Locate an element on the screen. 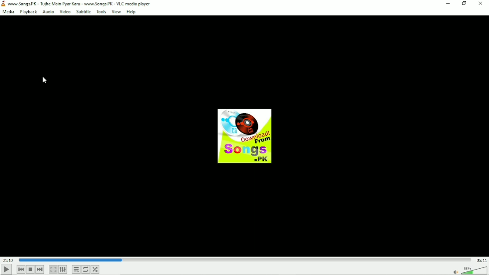 The height and width of the screenshot is (275, 489). Random is located at coordinates (95, 270).